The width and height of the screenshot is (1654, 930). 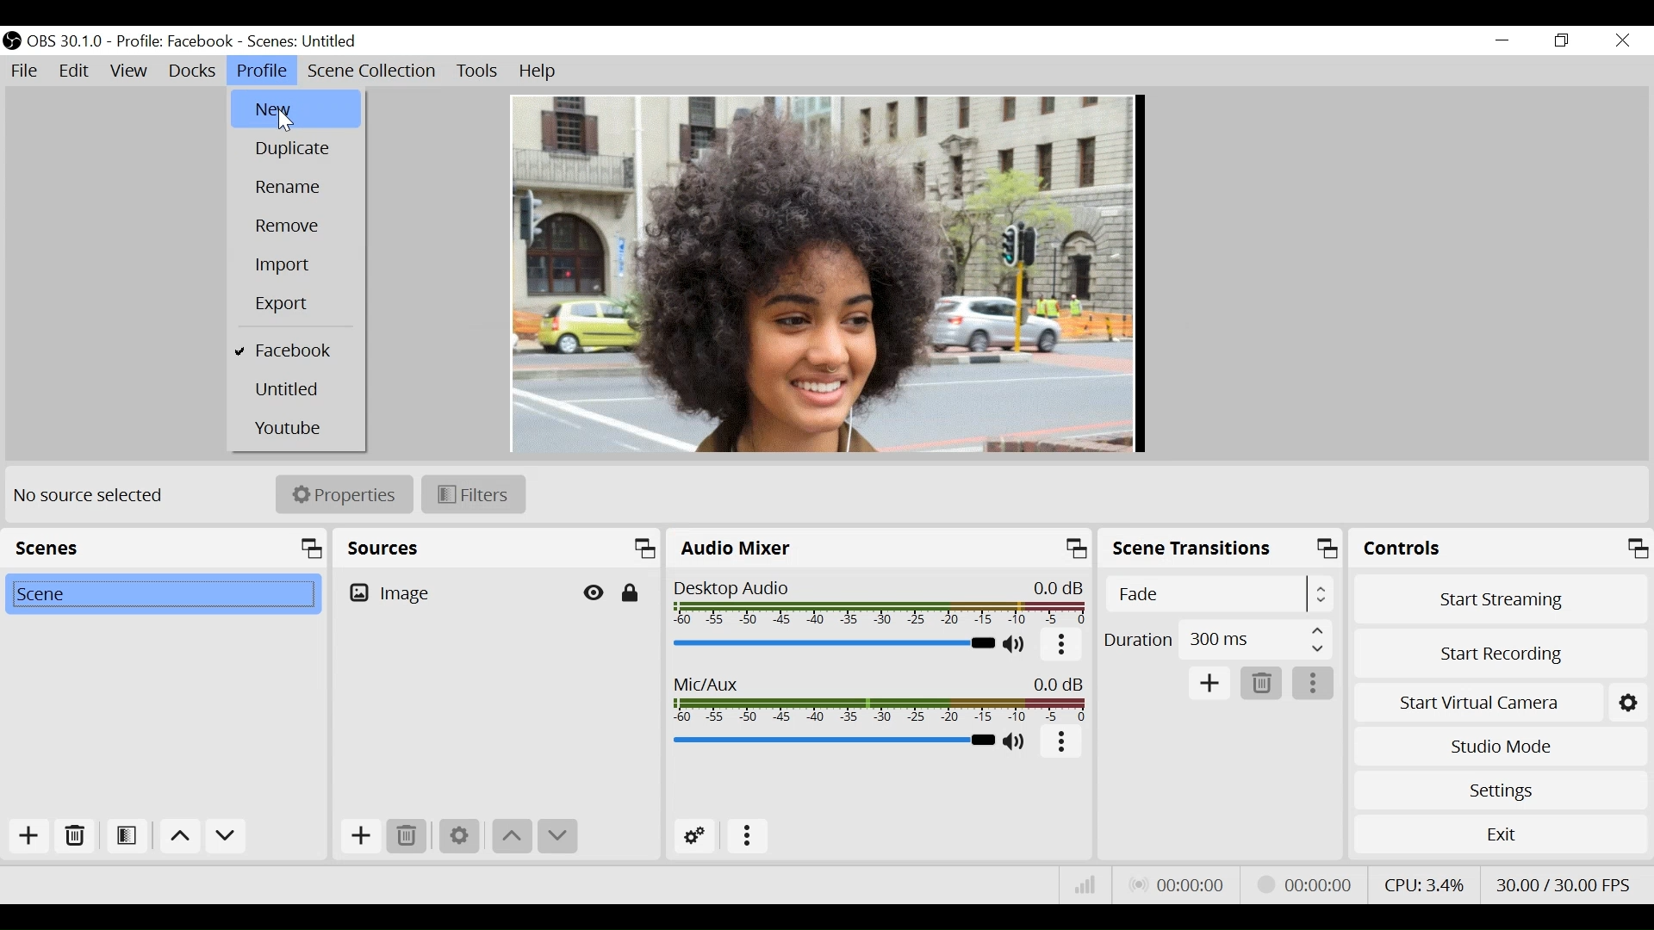 What do you see at coordinates (1621, 40) in the screenshot?
I see `Close` at bounding box center [1621, 40].